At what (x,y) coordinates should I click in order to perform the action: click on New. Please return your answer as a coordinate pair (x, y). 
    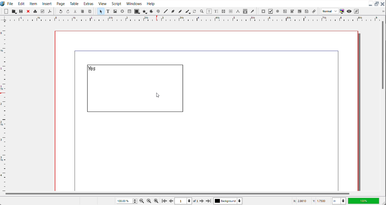
    Looking at the image, I should click on (6, 11).